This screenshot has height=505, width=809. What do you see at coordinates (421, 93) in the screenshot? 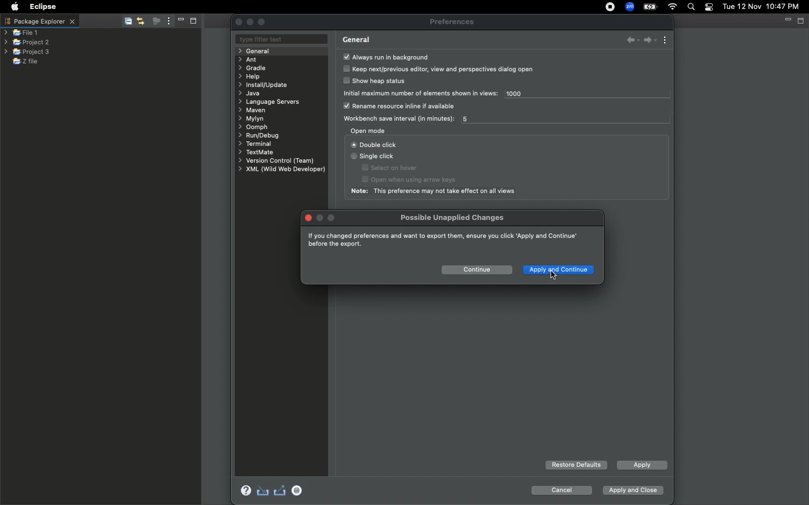
I see `Initial maximum number of elements shown in views` at bounding box center [421, 93].